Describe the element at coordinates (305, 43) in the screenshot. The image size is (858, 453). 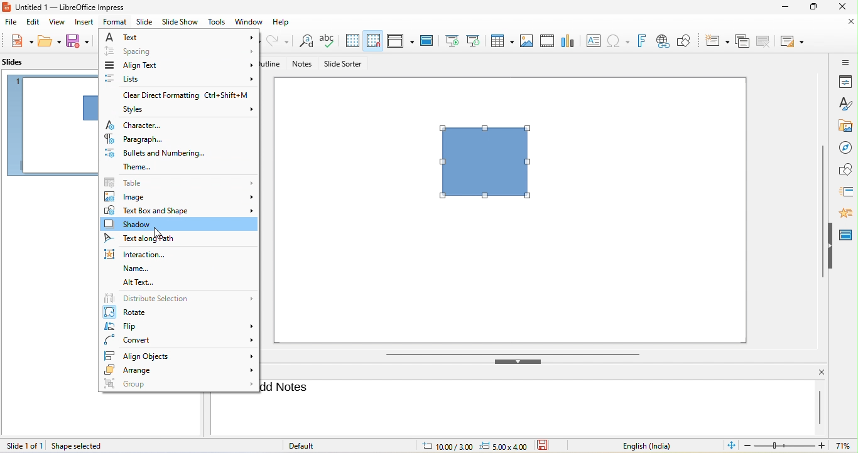
I see `find and replace` at that location.